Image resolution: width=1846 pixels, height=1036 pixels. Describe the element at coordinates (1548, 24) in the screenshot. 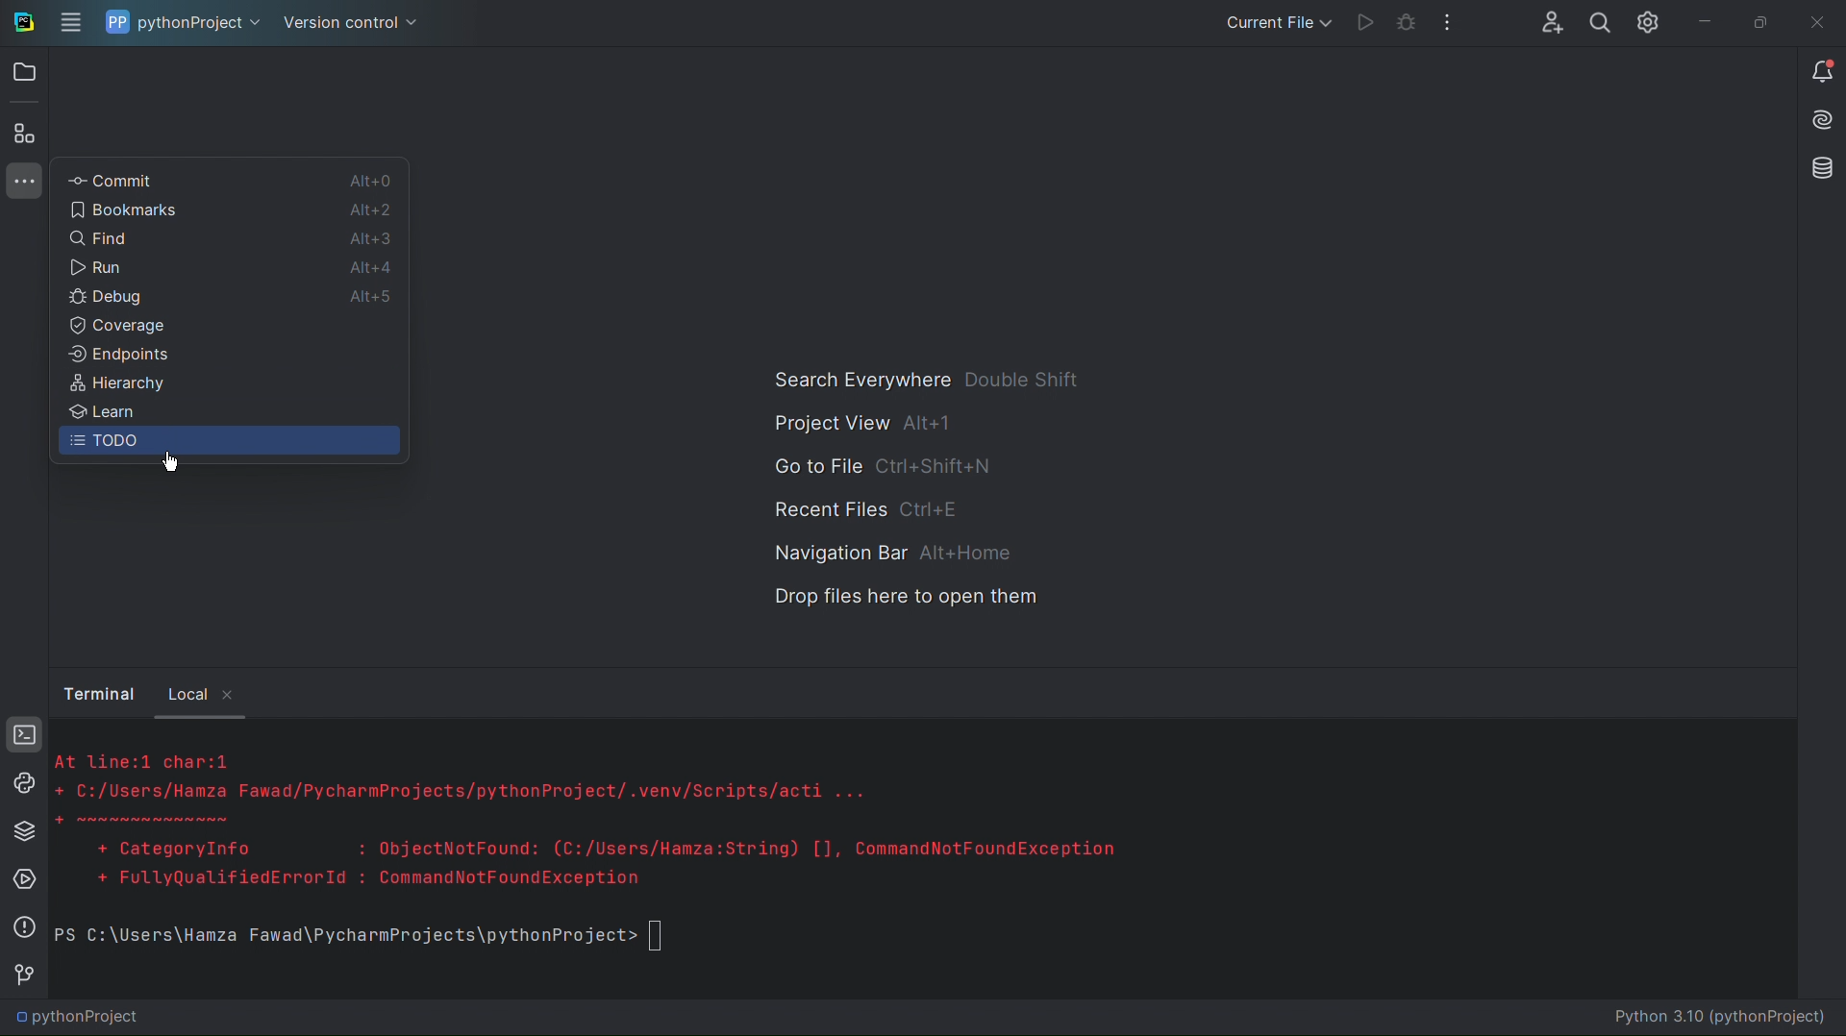

I see `Account` at that location.